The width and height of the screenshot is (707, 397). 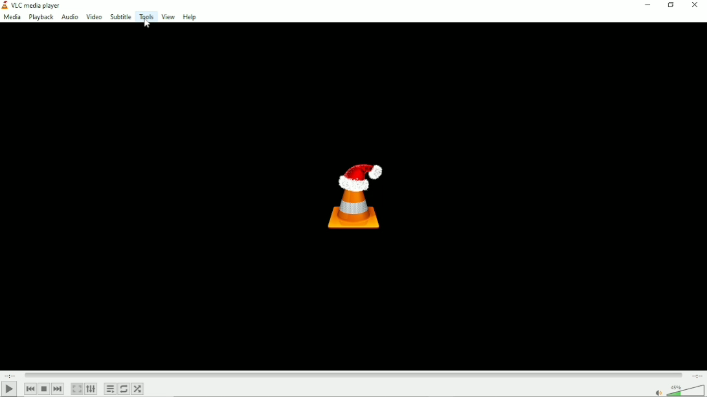 I want to click on Minimize, so click(x=647, y=6).